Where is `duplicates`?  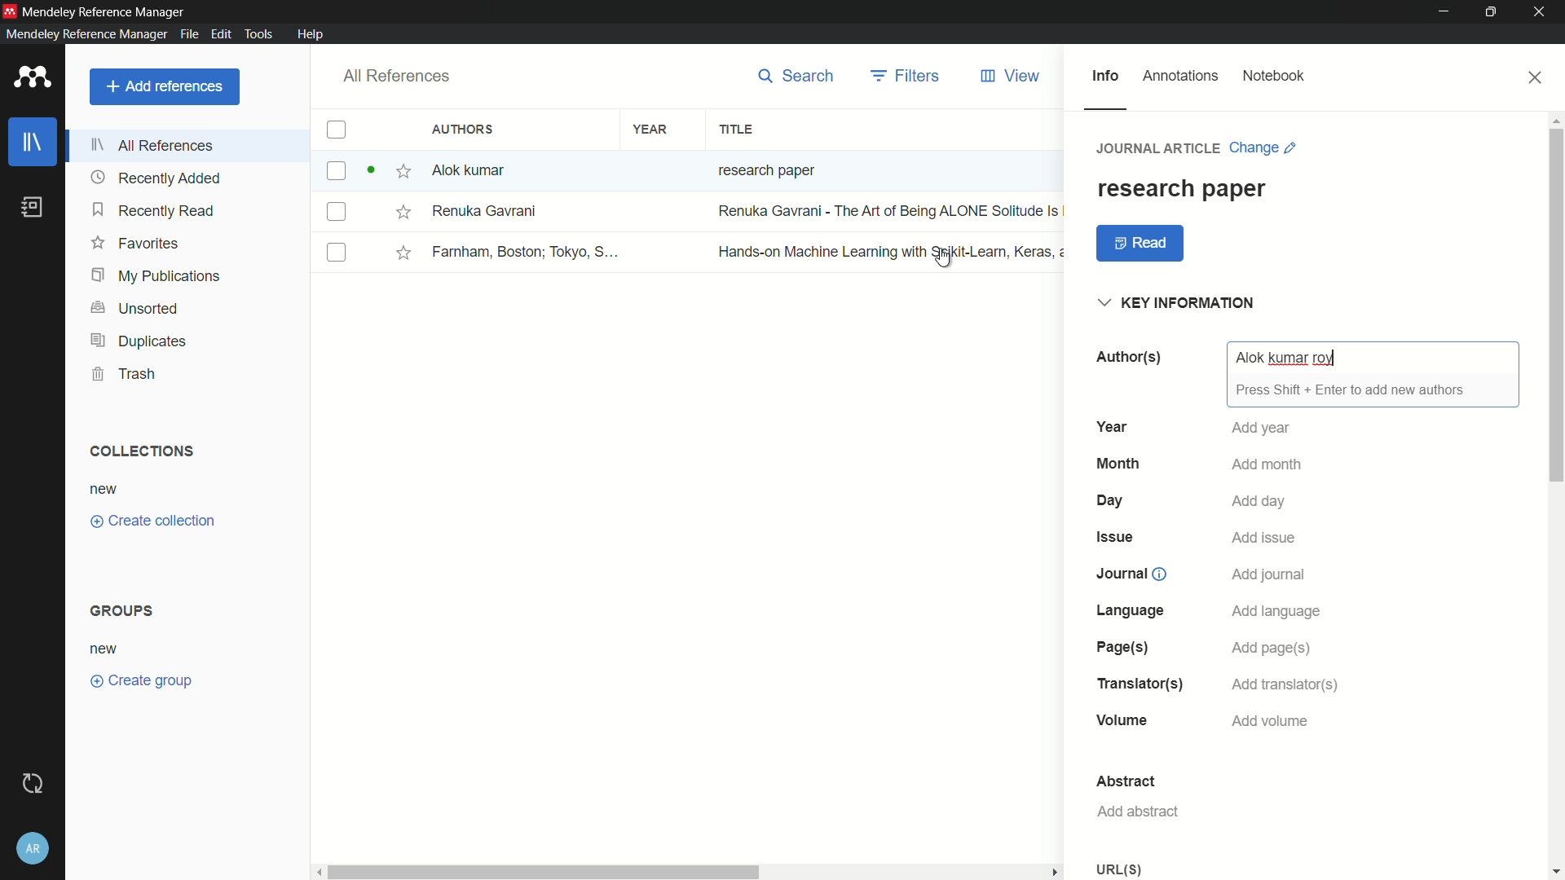
duplicates is located at coordinates (138, 342).